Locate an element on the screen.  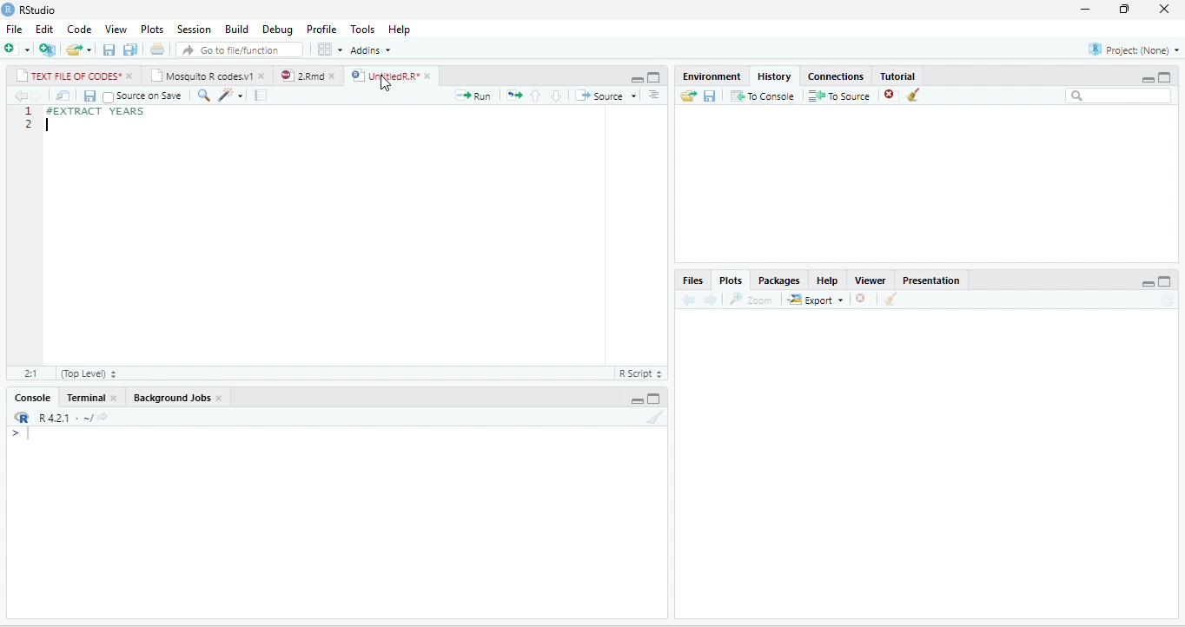
R Script is located at coordinates (639, 373).